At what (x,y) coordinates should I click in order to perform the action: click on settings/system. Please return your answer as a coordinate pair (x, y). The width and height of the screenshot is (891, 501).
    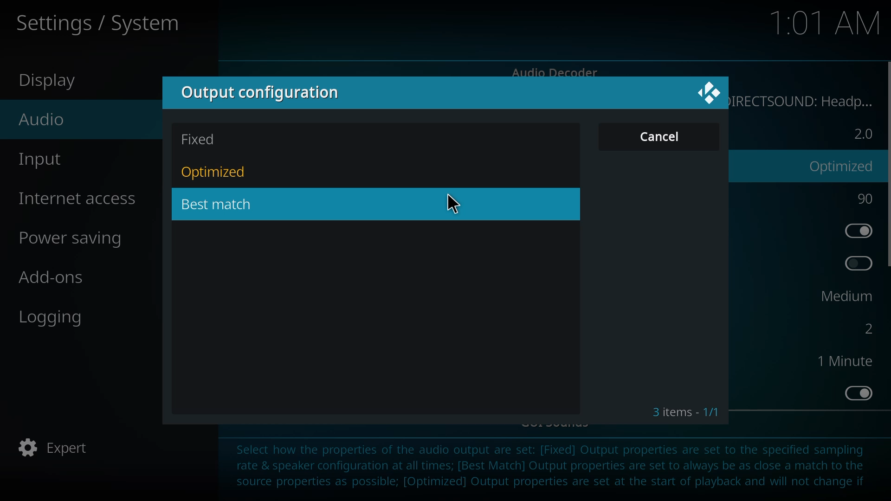
    Looking at the image, I should click on (110, 26).